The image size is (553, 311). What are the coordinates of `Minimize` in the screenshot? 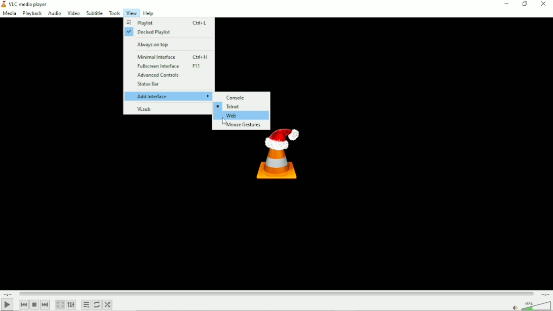 It's located at (508, 4).